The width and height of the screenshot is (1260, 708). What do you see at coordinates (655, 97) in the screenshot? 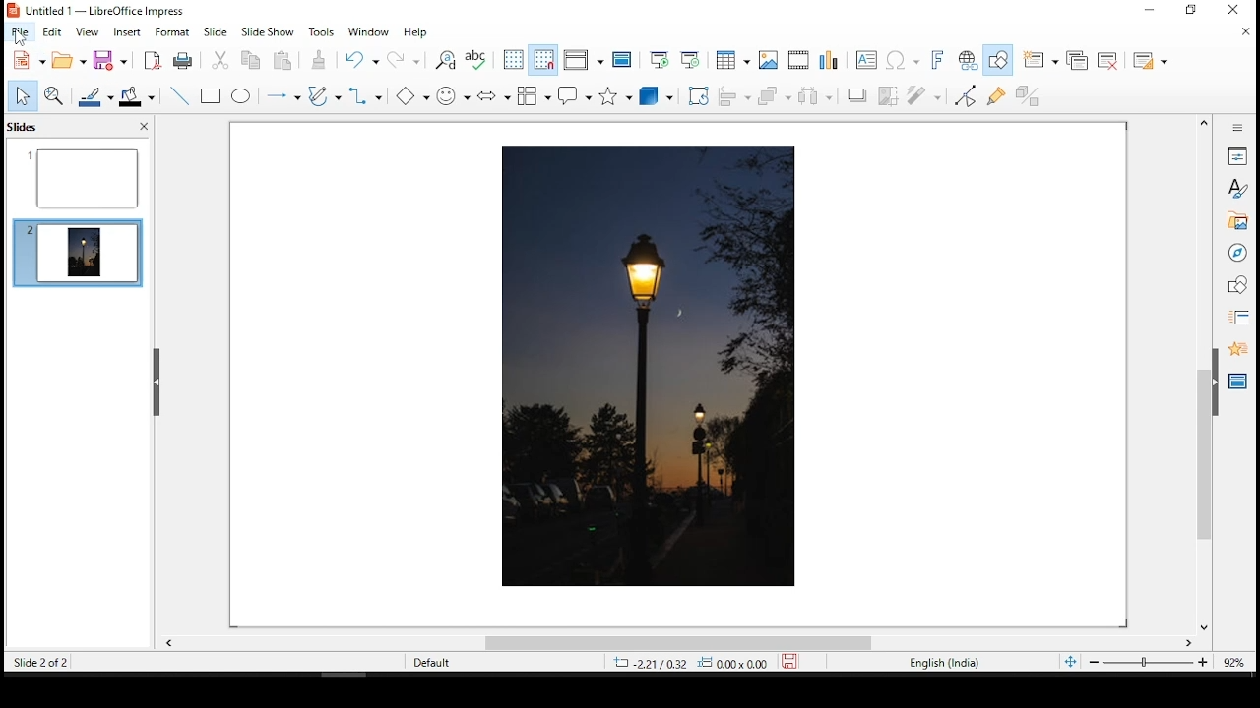
I see `3D objects` at bounding box center [655, 97].